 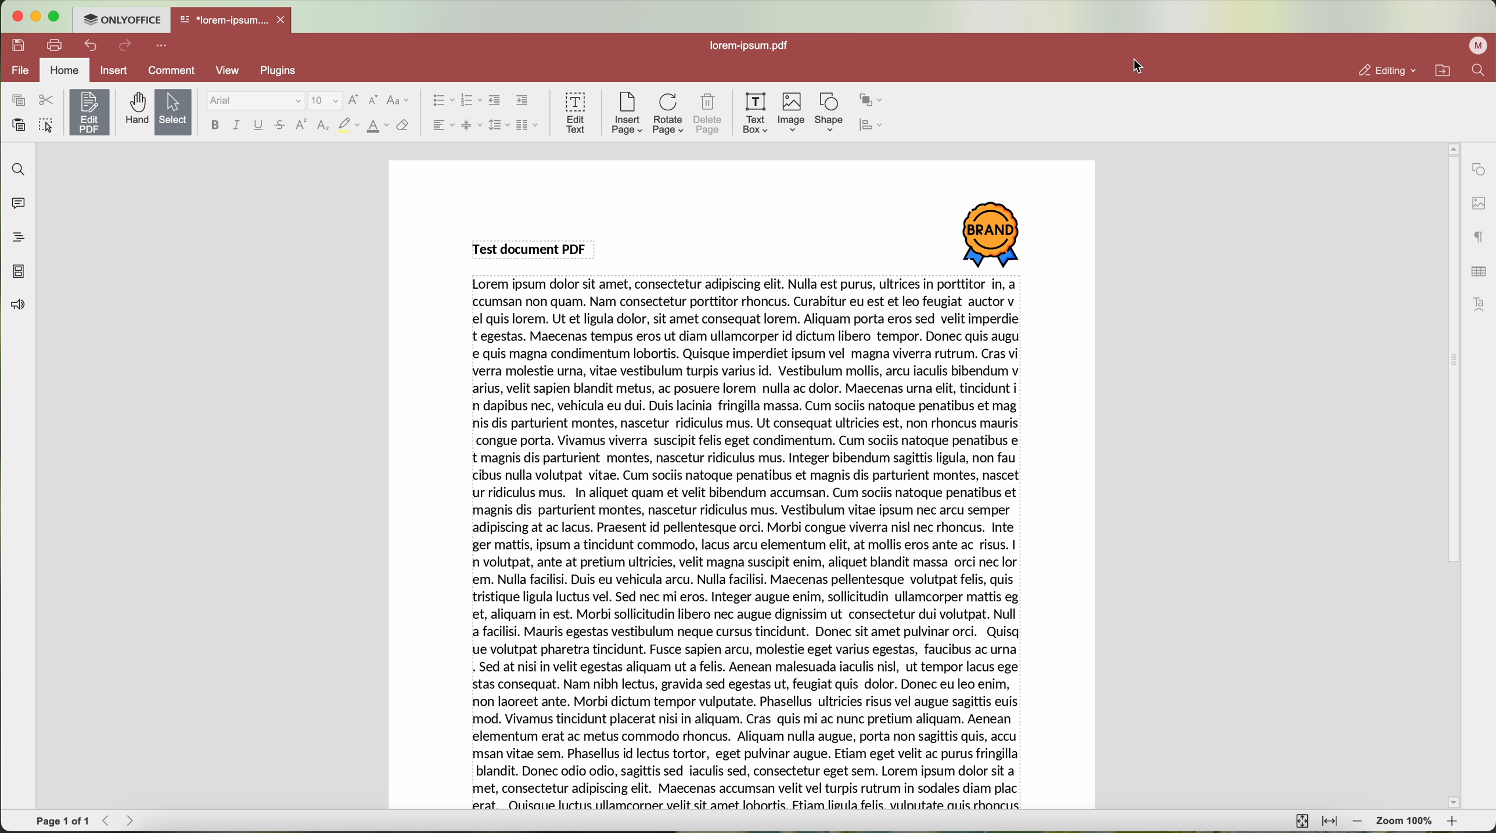 I want to click on align shape, so click(x=874, y=126).